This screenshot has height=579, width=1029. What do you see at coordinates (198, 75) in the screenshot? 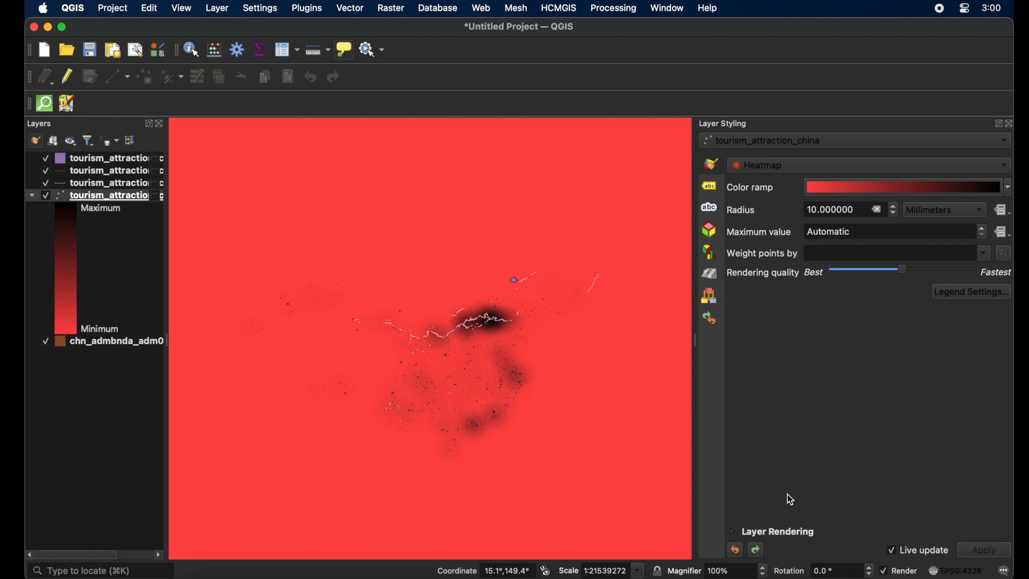
I see `modify attributes` at bounding box center [198, 75].